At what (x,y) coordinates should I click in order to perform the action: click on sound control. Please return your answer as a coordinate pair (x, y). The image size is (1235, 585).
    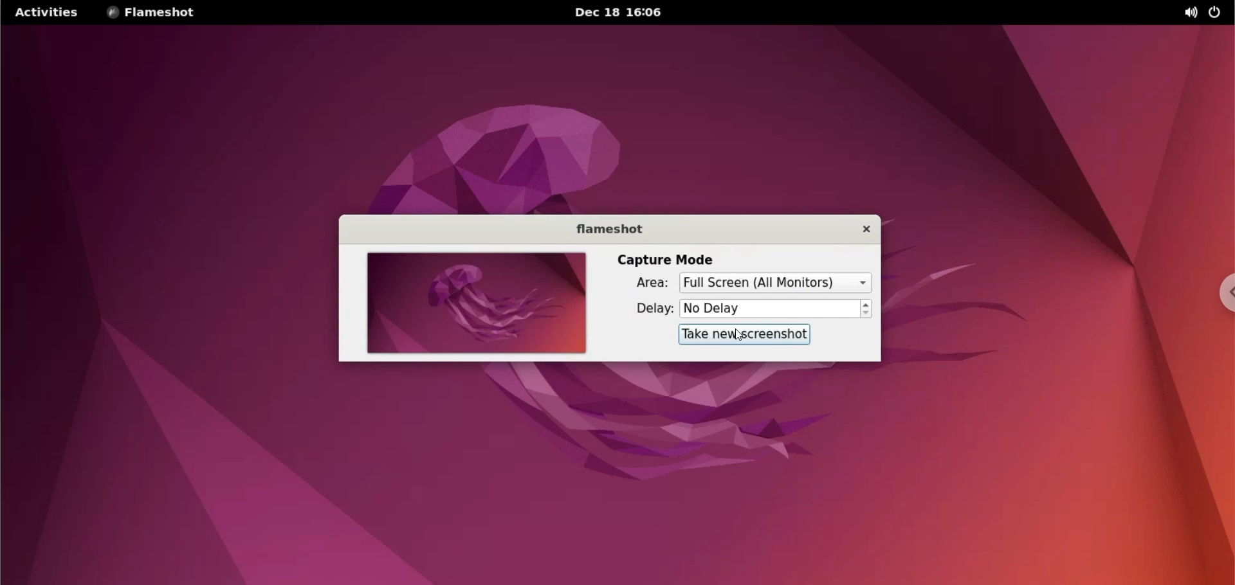
    Looking at the image, I should click on (1194, 14).